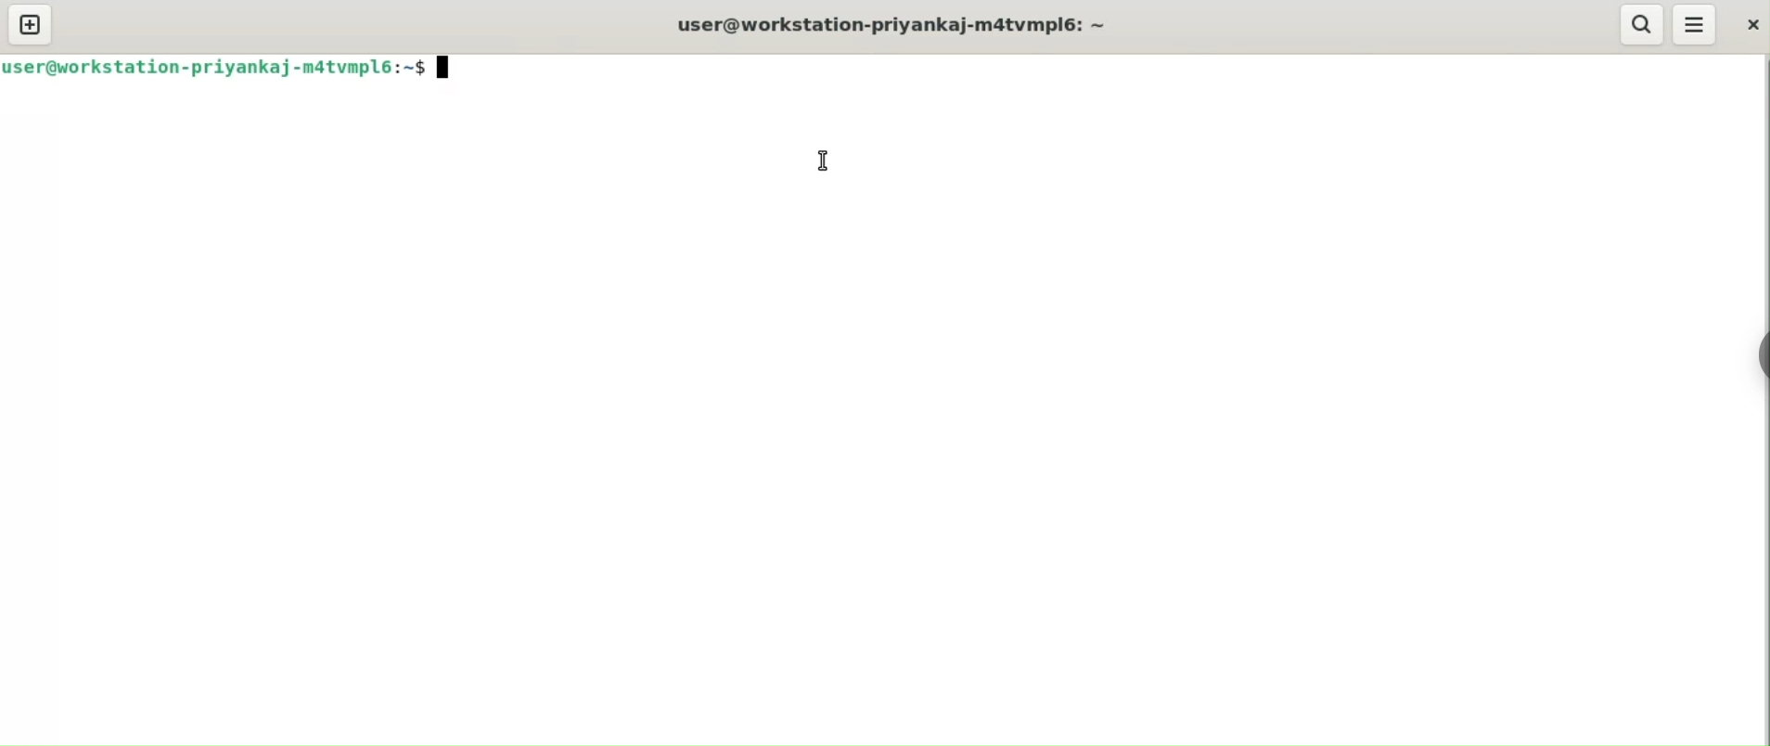  Describe the element at coordinates (888, 25) in the screenshot. I see `user@workstation-priyankaj-m4tvmlp6:~` at that location.